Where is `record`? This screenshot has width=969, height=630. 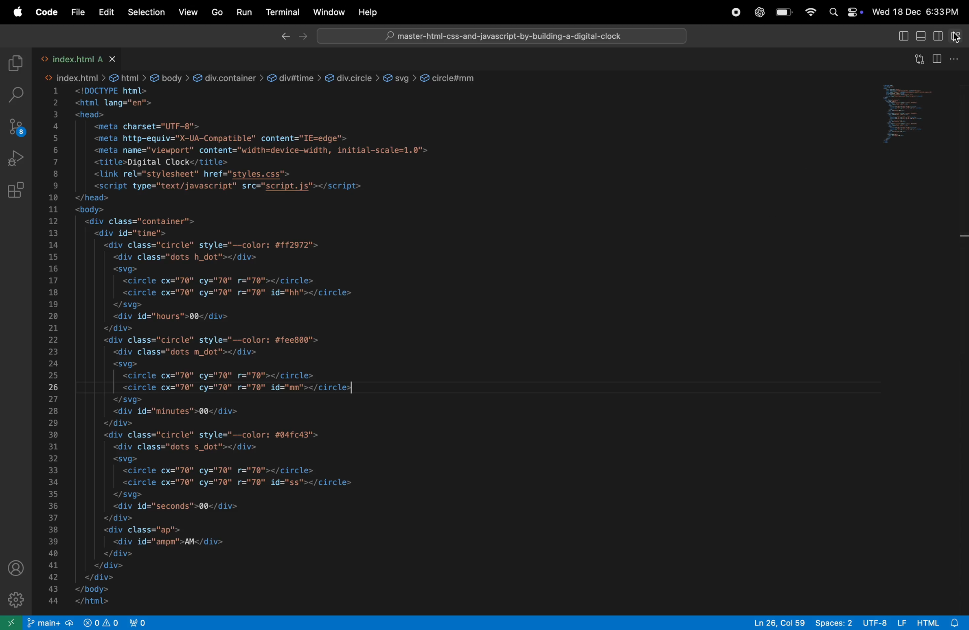 record is located at coordinates (731, 13).